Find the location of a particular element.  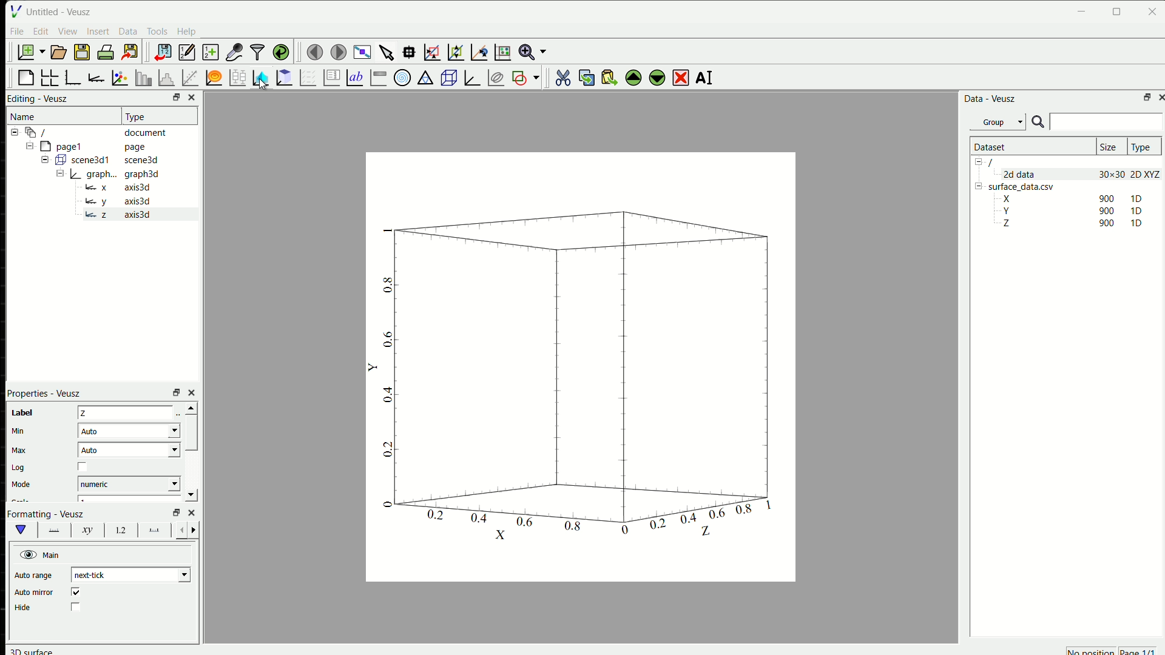

polar graph is located at coordinates (403, 77).